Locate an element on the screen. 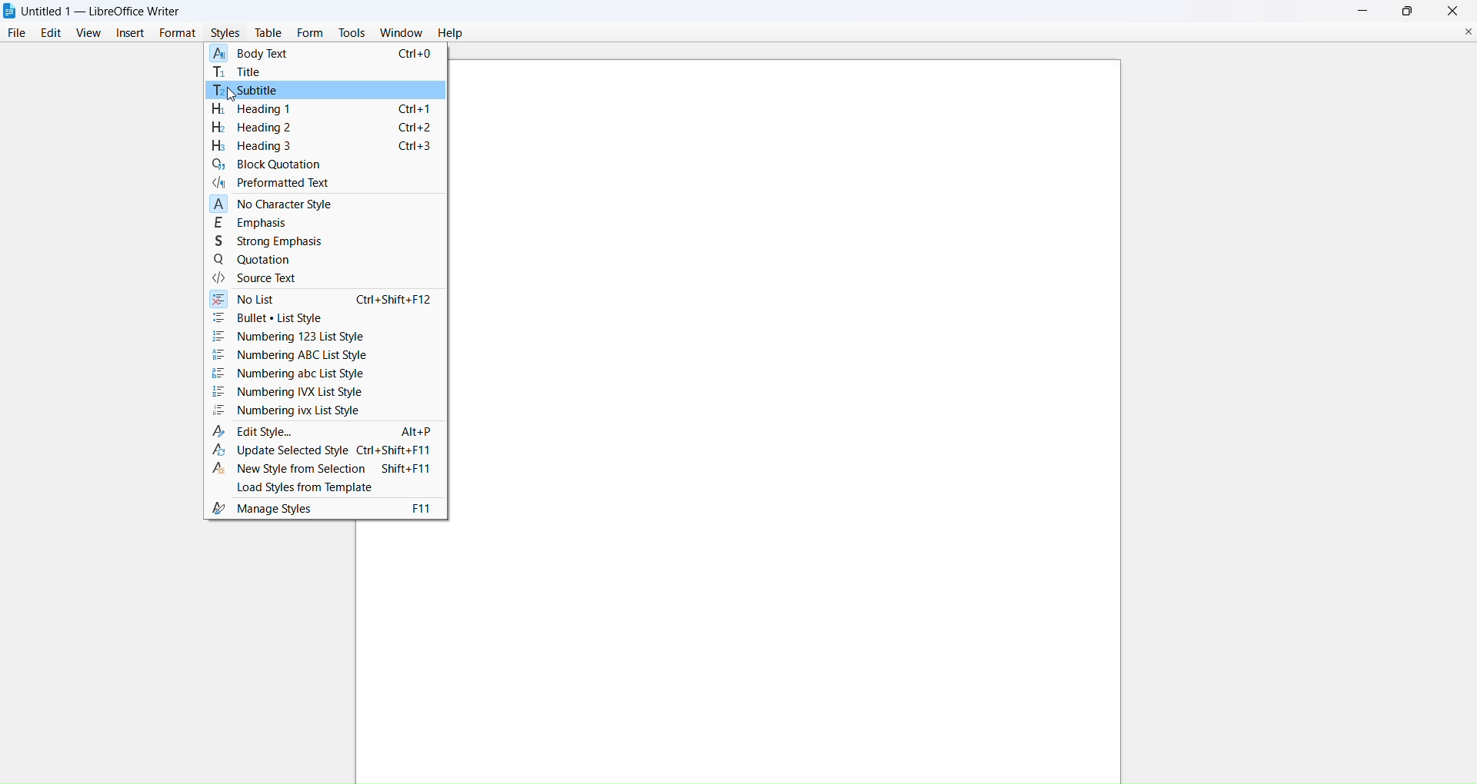  maximize is located at coordinates (1411, 9).